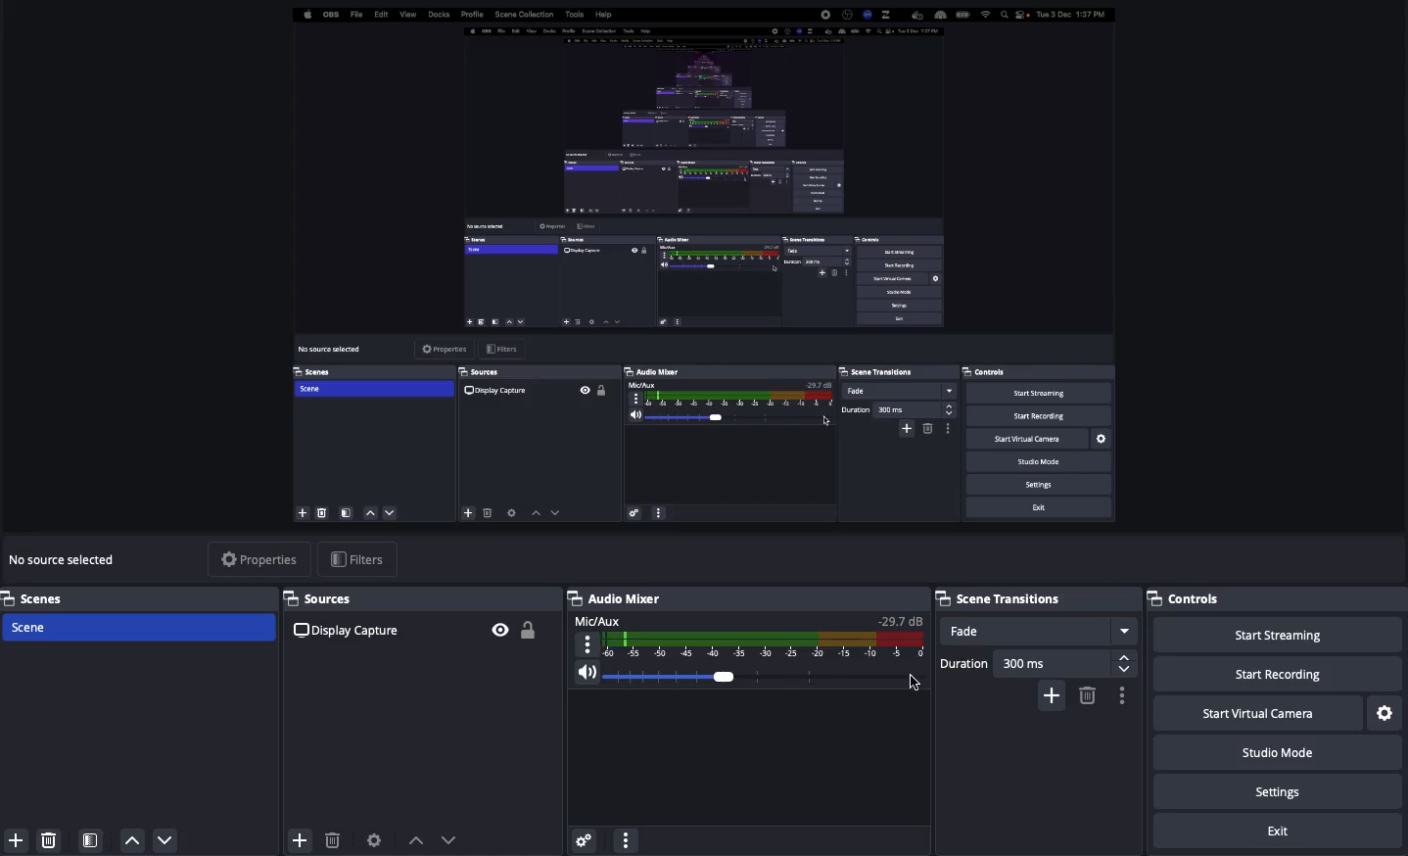  I want to click on Move up, so click(416, 839).